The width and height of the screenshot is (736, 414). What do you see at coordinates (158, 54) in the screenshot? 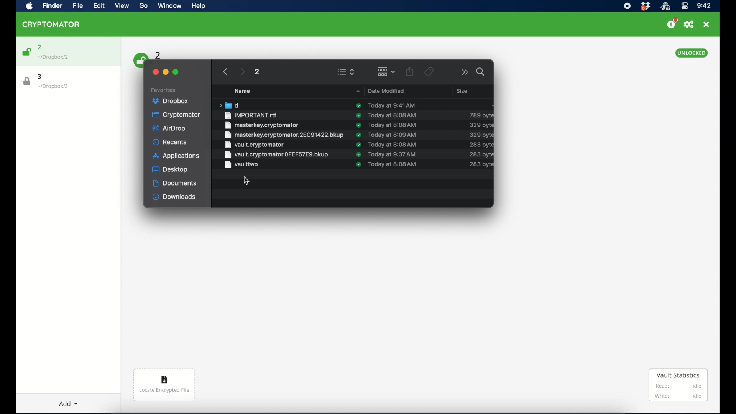
I see `2` at bounding box center [158, 54].